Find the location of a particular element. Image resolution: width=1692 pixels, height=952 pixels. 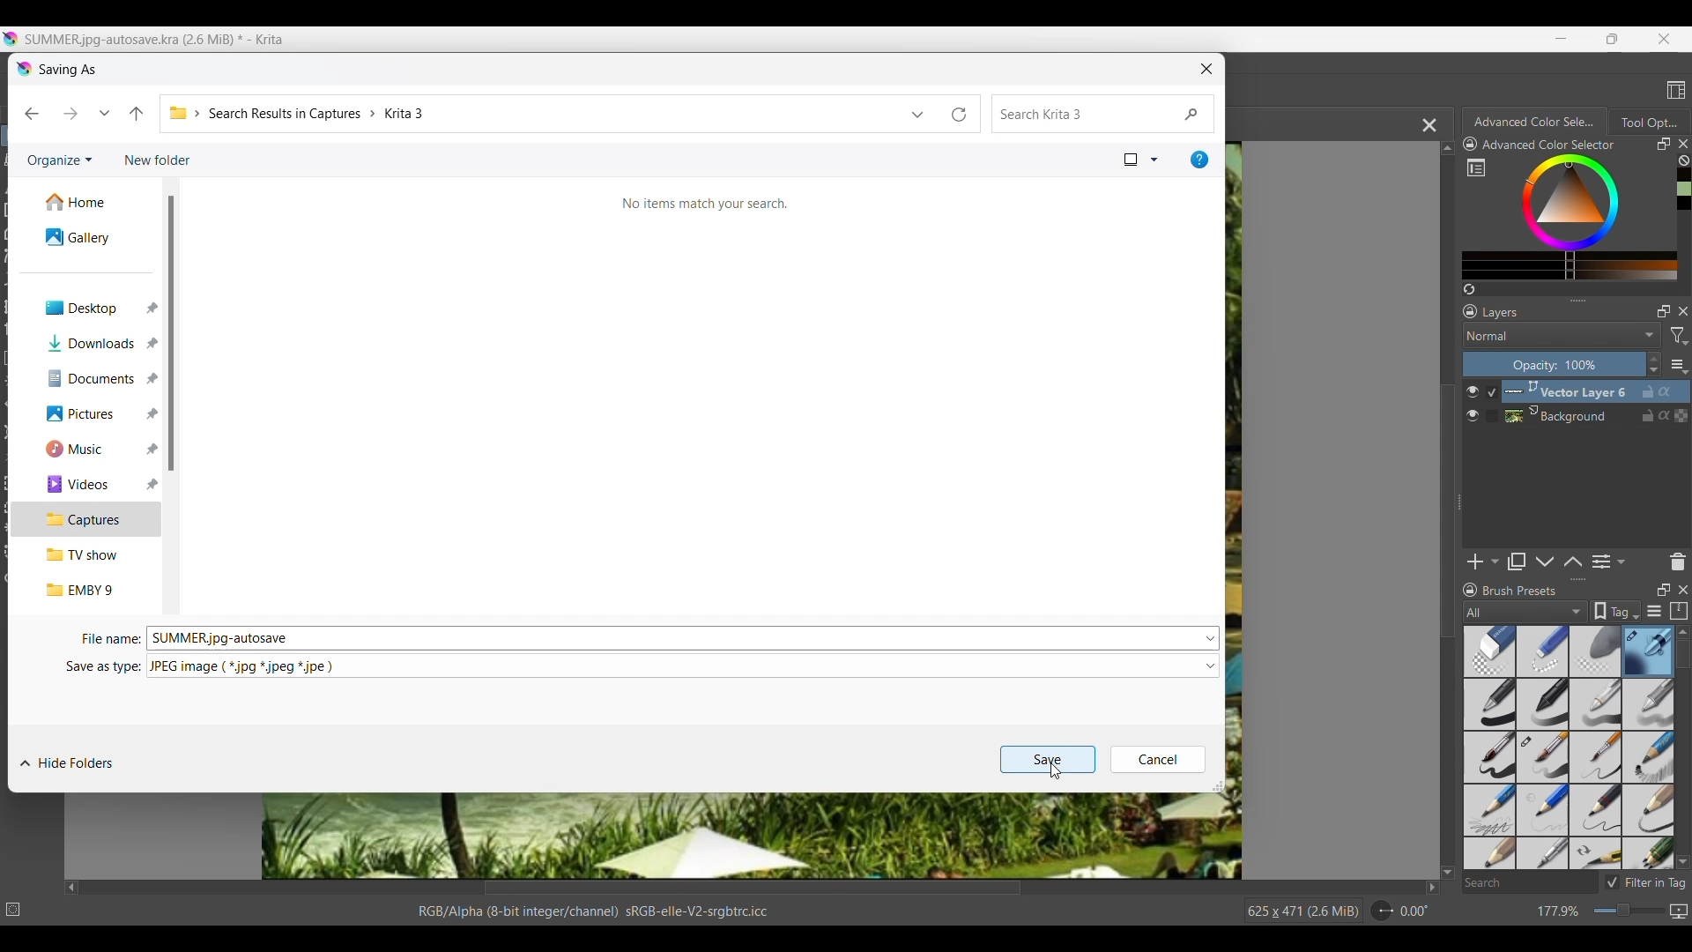

Location of current folder is located at coordinates (532, 113).